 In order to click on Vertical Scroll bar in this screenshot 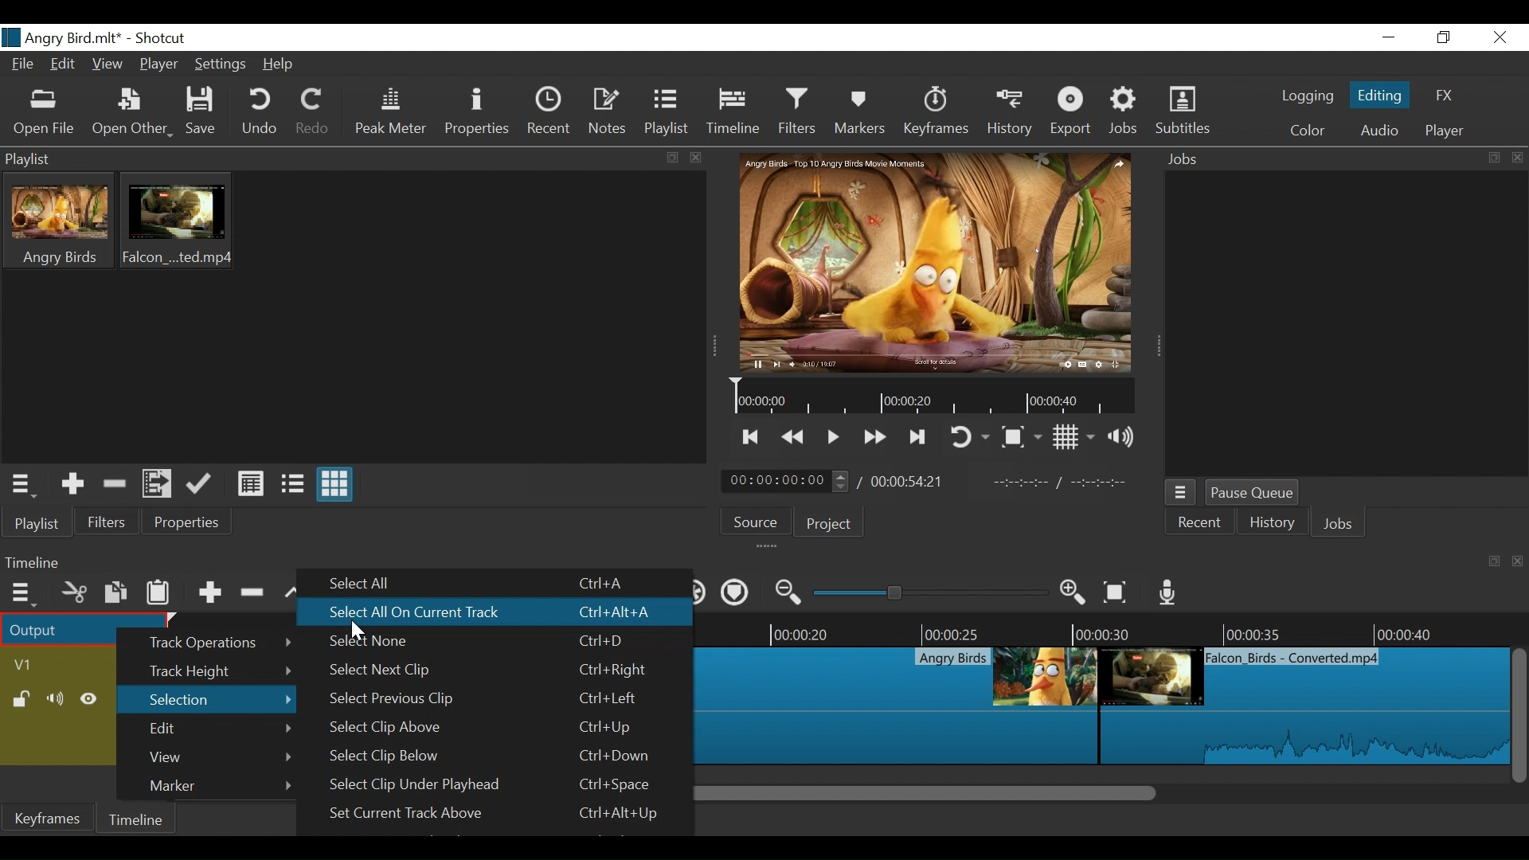, I will do `click(1519, 717)`.